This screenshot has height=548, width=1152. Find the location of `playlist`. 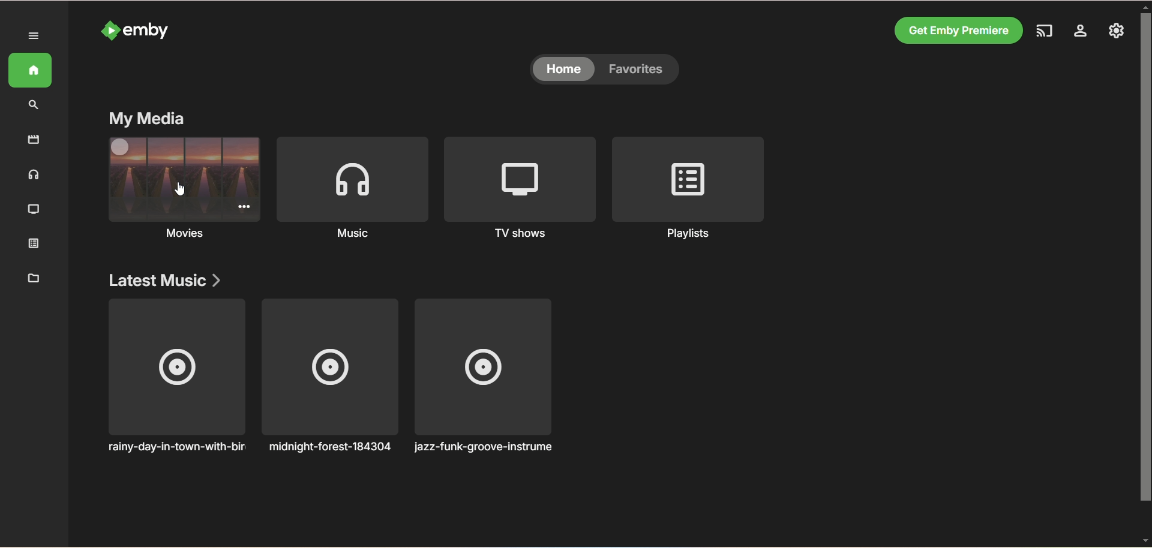

playlist is located at coordinates (31, 244).